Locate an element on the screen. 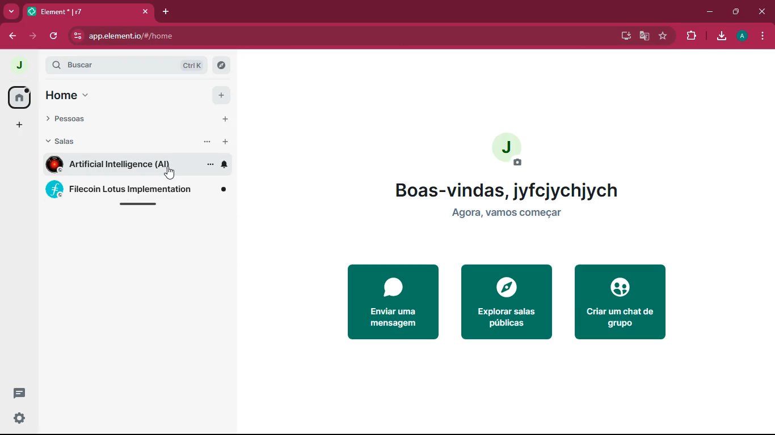  app.element.io/#/home is located at coordinates (185, 36).